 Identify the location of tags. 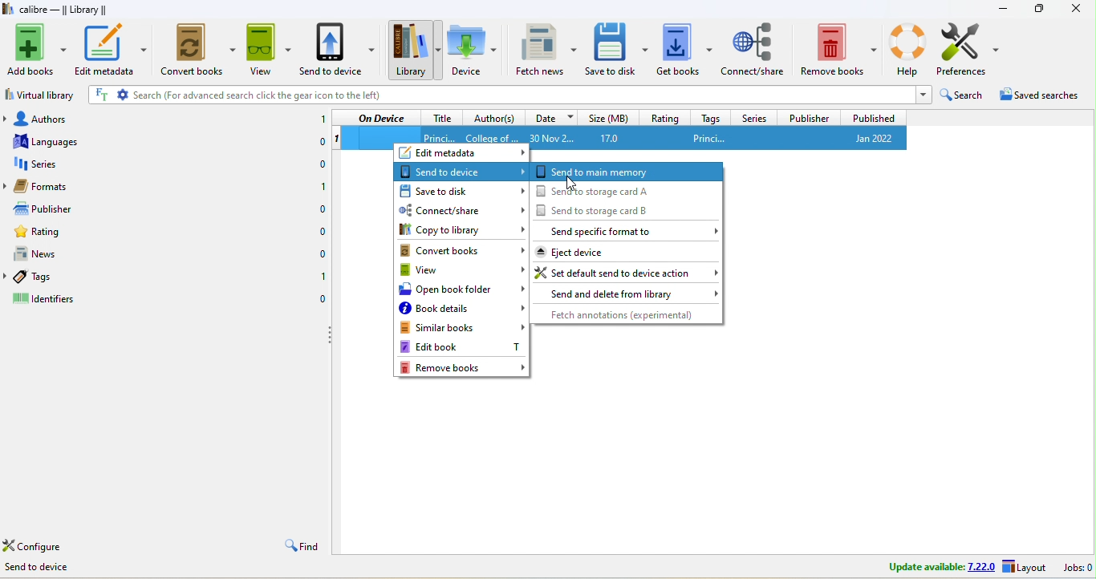
(51, 275).